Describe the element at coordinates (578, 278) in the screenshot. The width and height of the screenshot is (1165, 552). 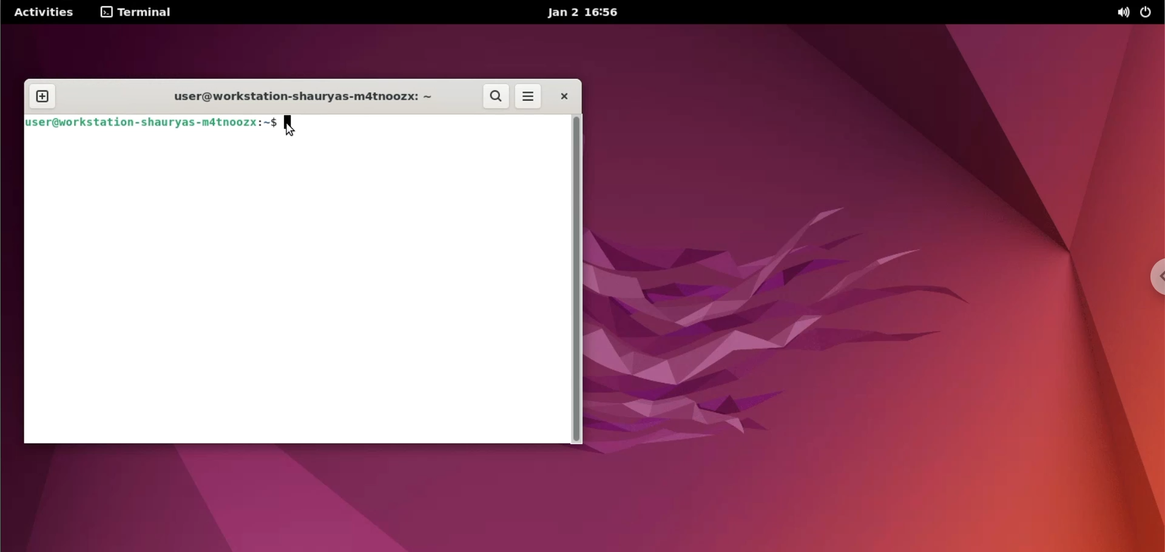
I see `scrollbar` at that location.